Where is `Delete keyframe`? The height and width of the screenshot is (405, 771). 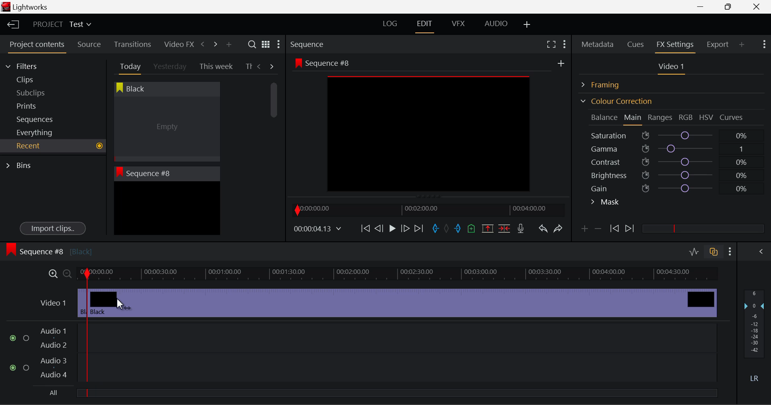
Delete keyframe is located at coordinates (598, 230).